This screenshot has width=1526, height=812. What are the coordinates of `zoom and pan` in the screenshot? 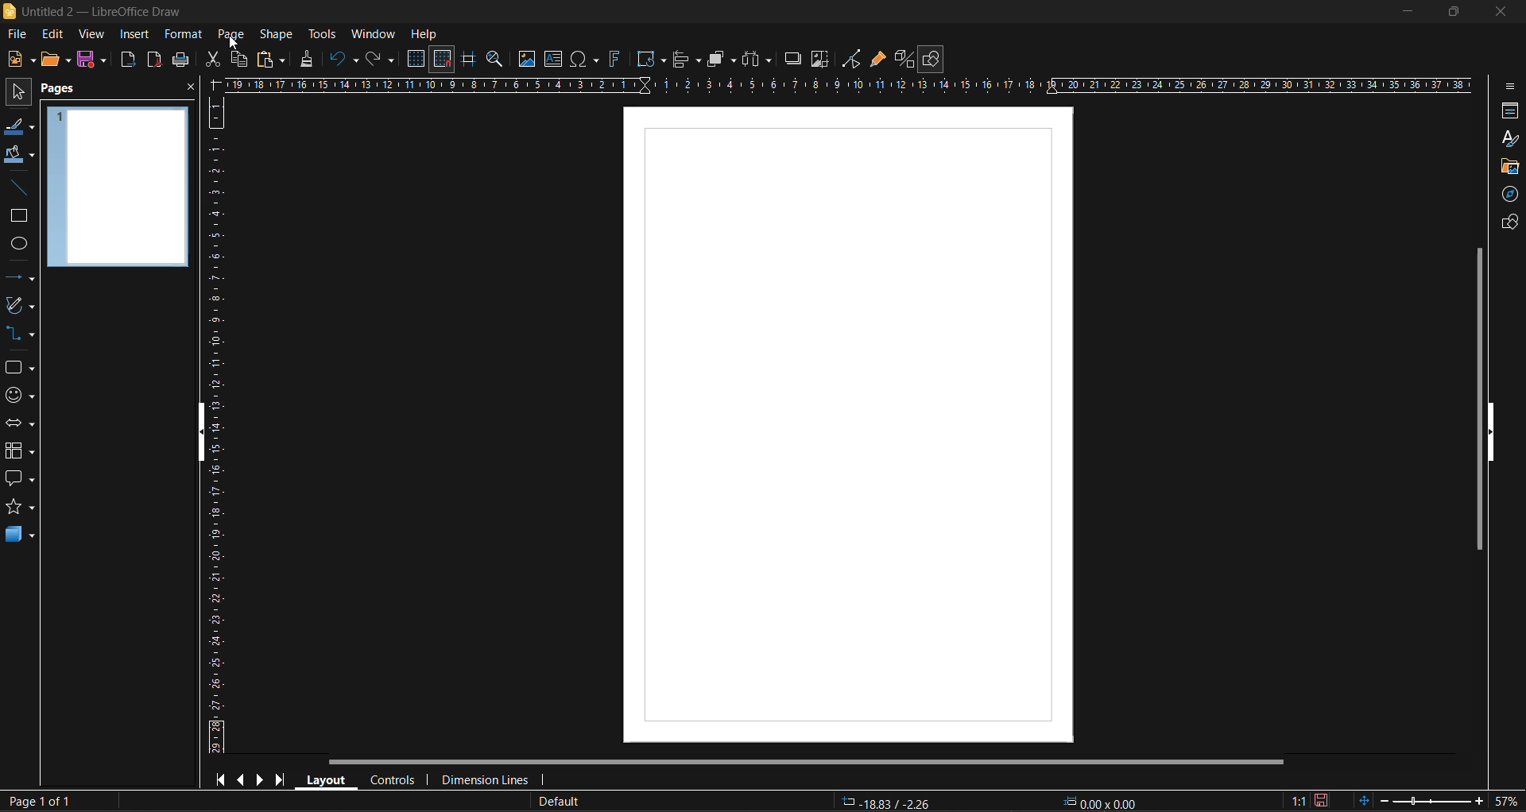 It's located at (494, 59).